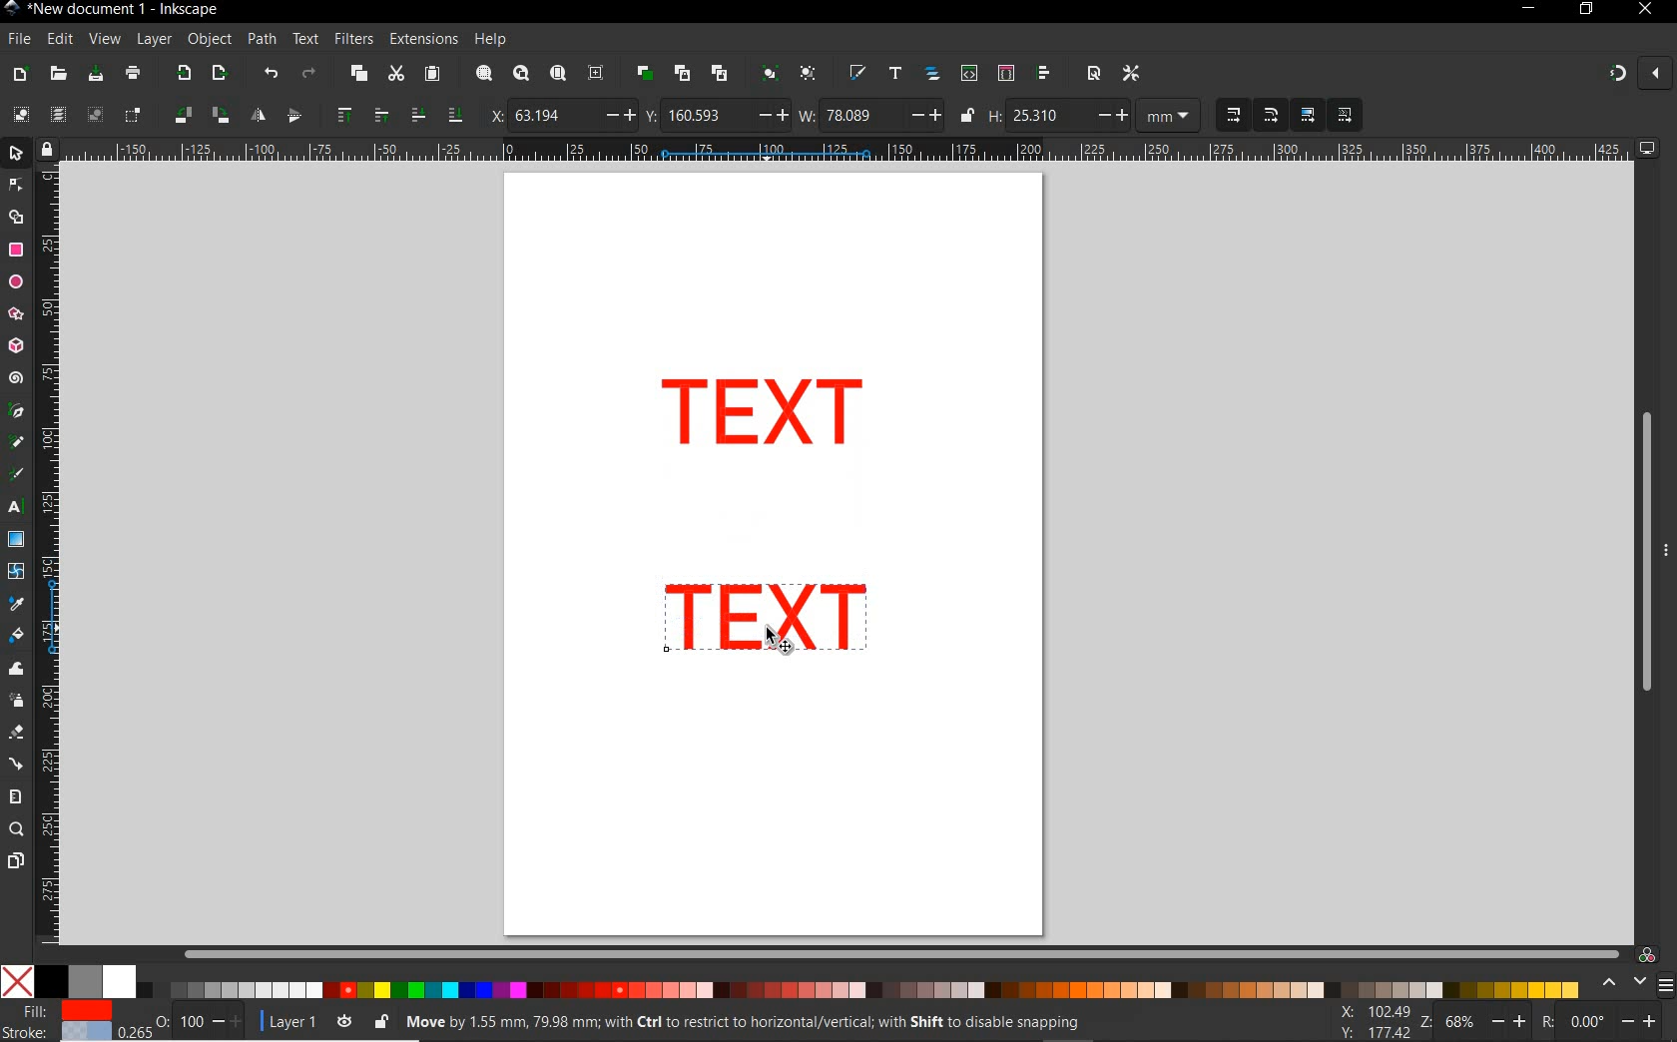  Describe the element at coordinates (792, 983) in the screenshot. I see `color palette` at that location.